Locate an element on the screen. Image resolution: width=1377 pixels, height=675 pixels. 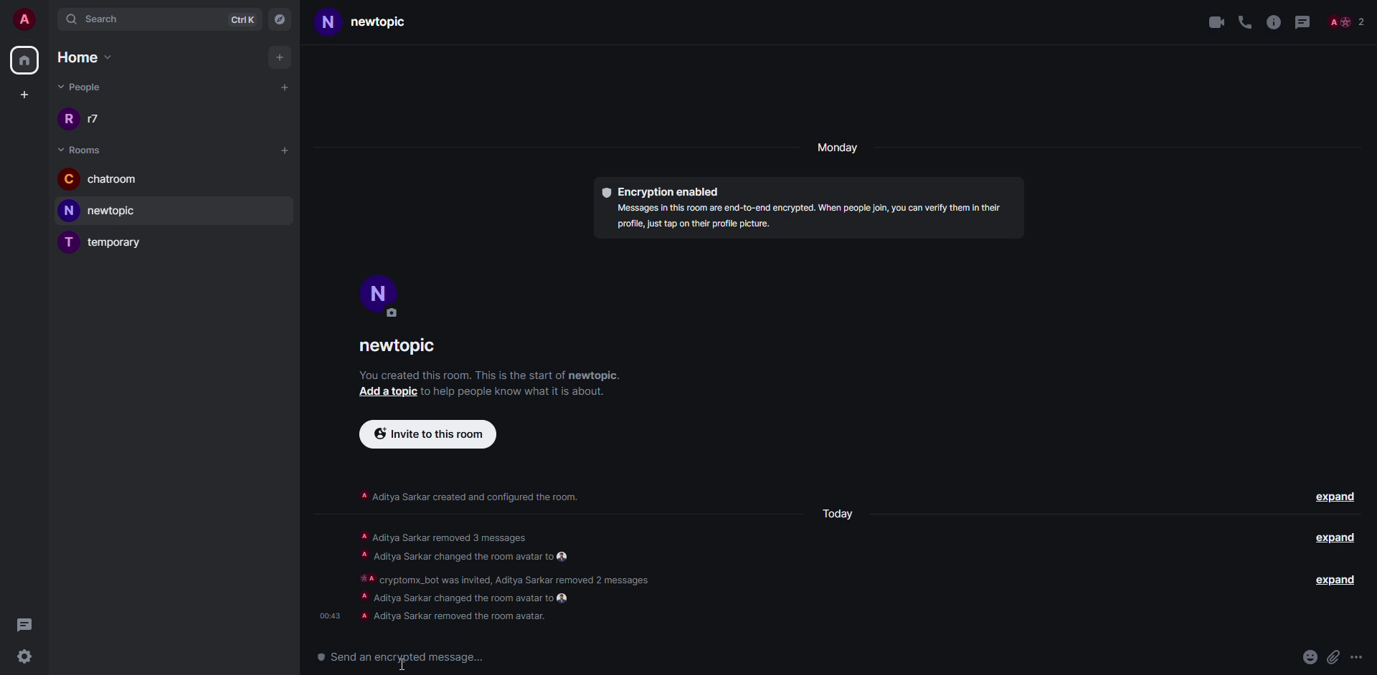
emoji is located at coordinates (1310, 657).